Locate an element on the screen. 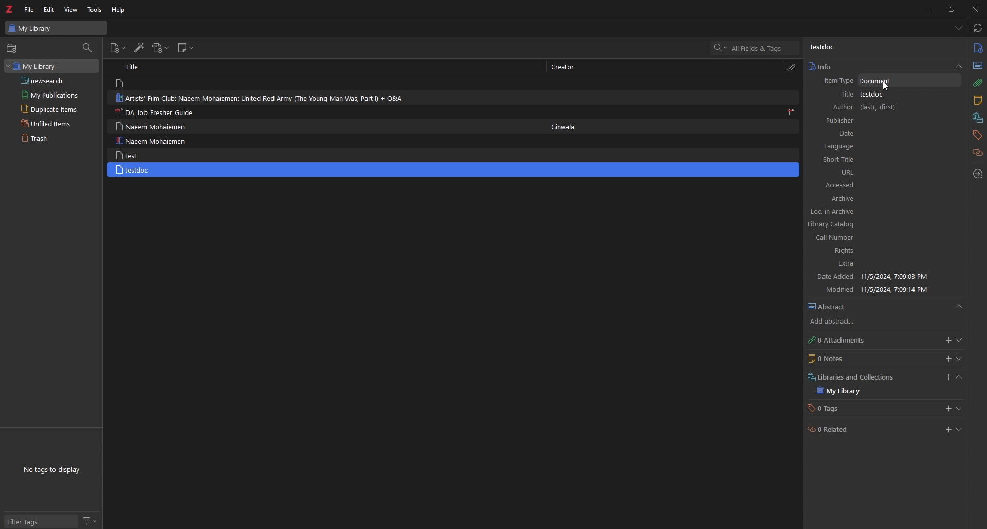 This screenshot has width=987, height=529. pdf is located at coordinates (793, 112).